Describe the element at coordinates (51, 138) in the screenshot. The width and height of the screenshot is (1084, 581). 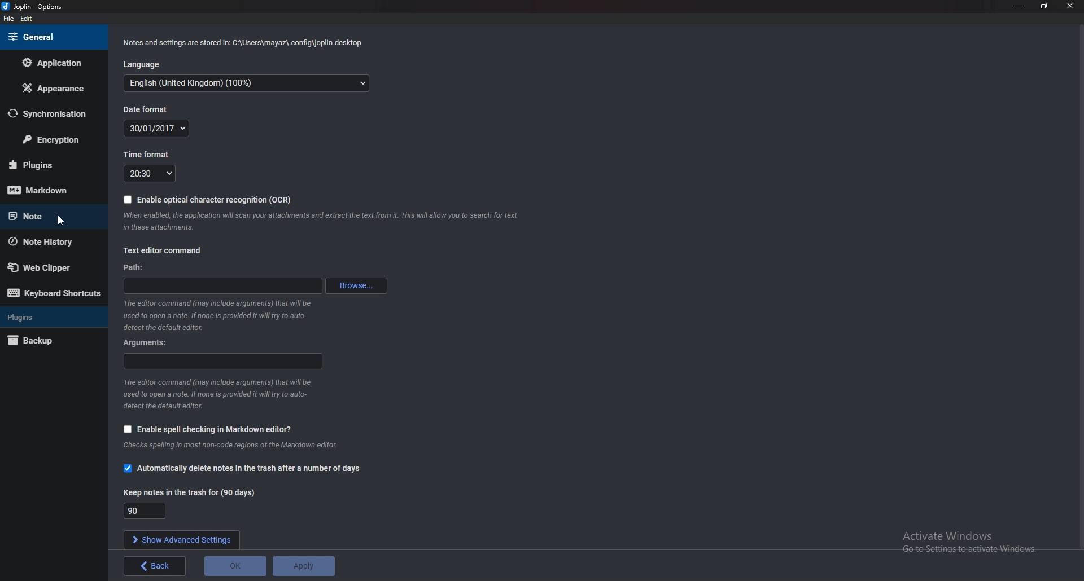
I see `encryption` at that location.